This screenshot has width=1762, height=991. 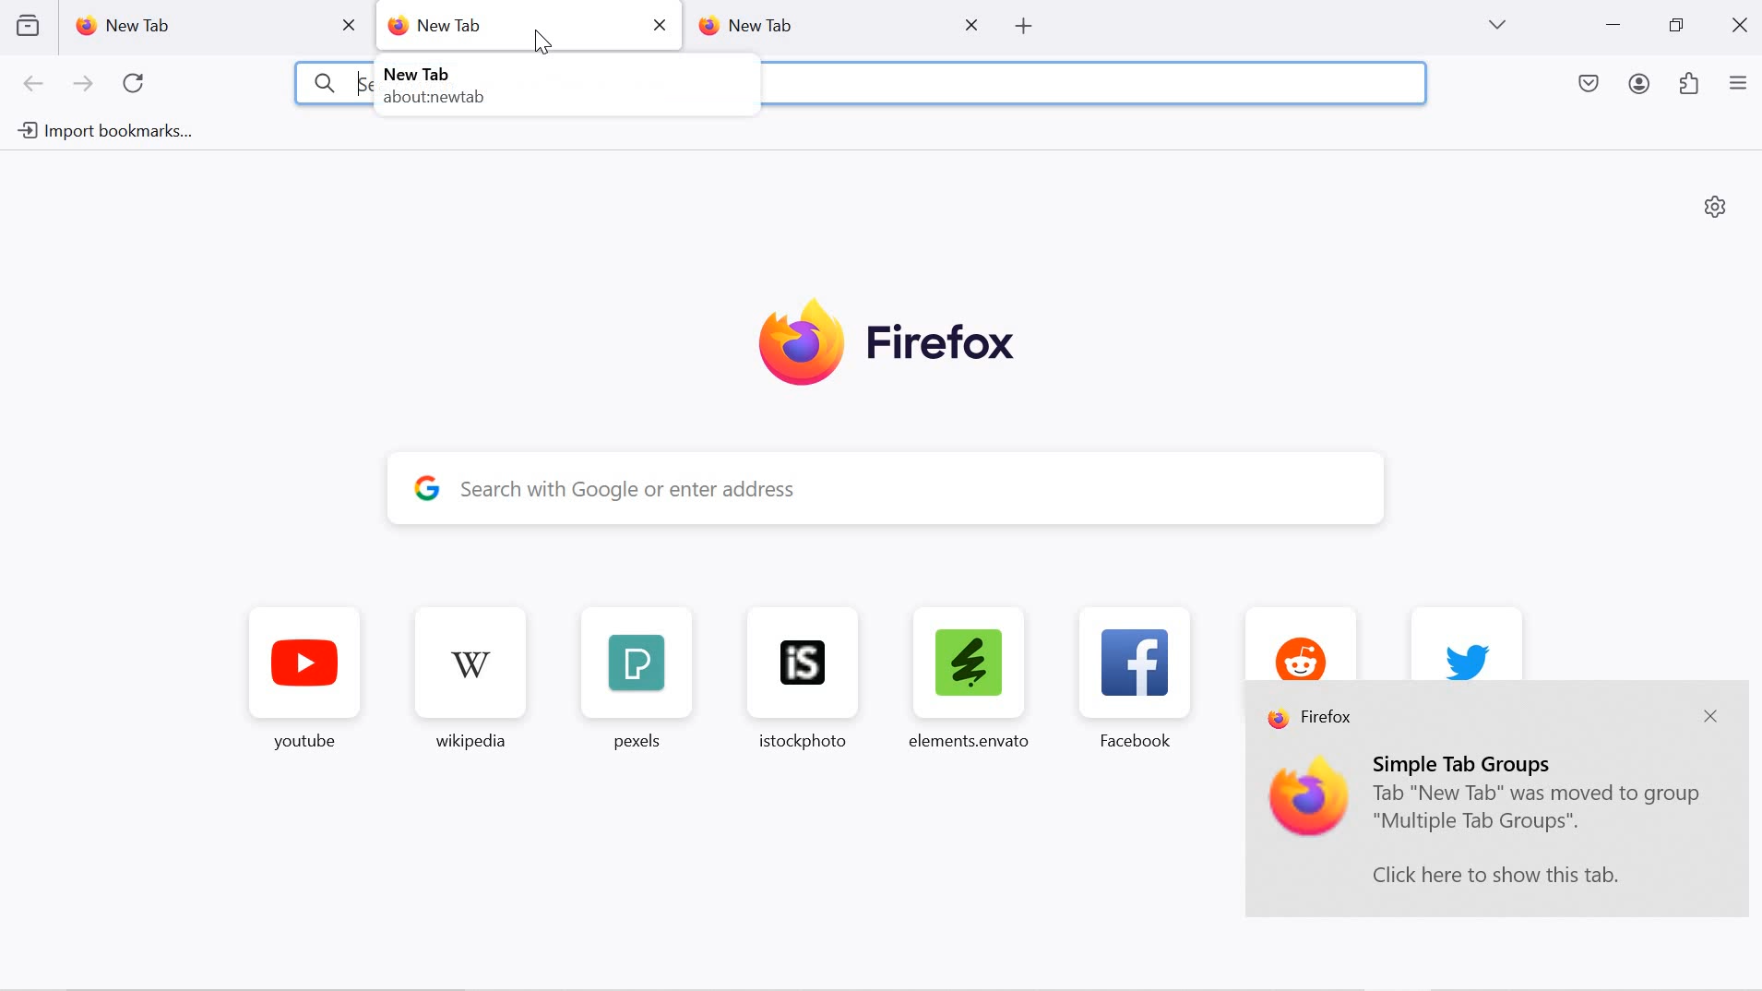 What do you see at coordinates (1021, 26) in the screenshot?
I see `open new tab` at bounding box center [1021, 26].